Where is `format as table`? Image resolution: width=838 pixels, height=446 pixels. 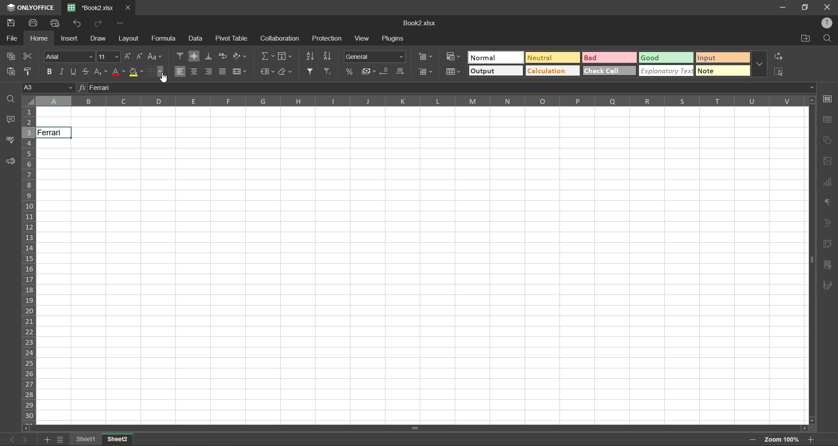
format as table is located at coordinates (453, 72).